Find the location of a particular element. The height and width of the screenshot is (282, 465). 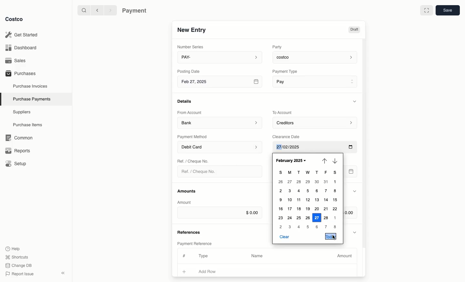

Bank is located at coordinates (220, 122).